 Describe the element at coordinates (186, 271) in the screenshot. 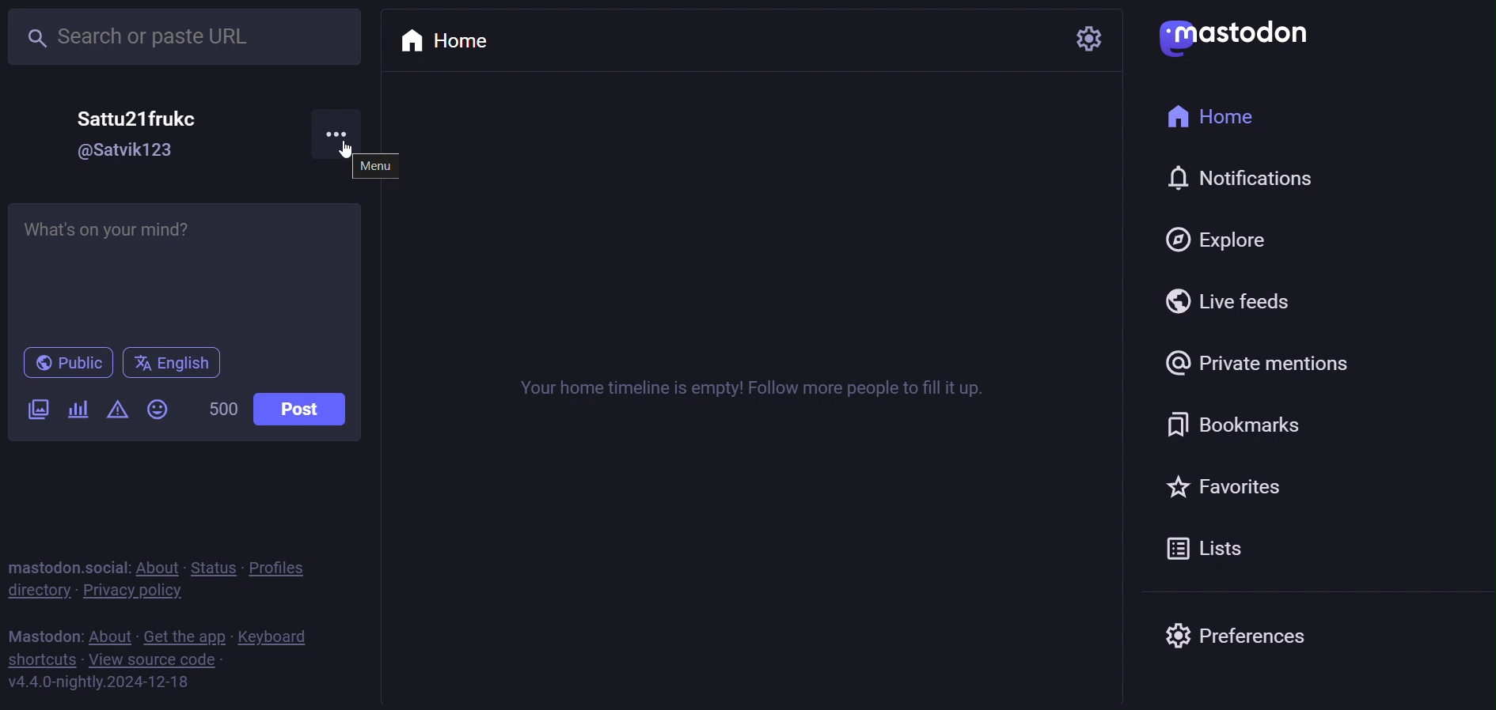

I see `whats on your mind?` at that location.